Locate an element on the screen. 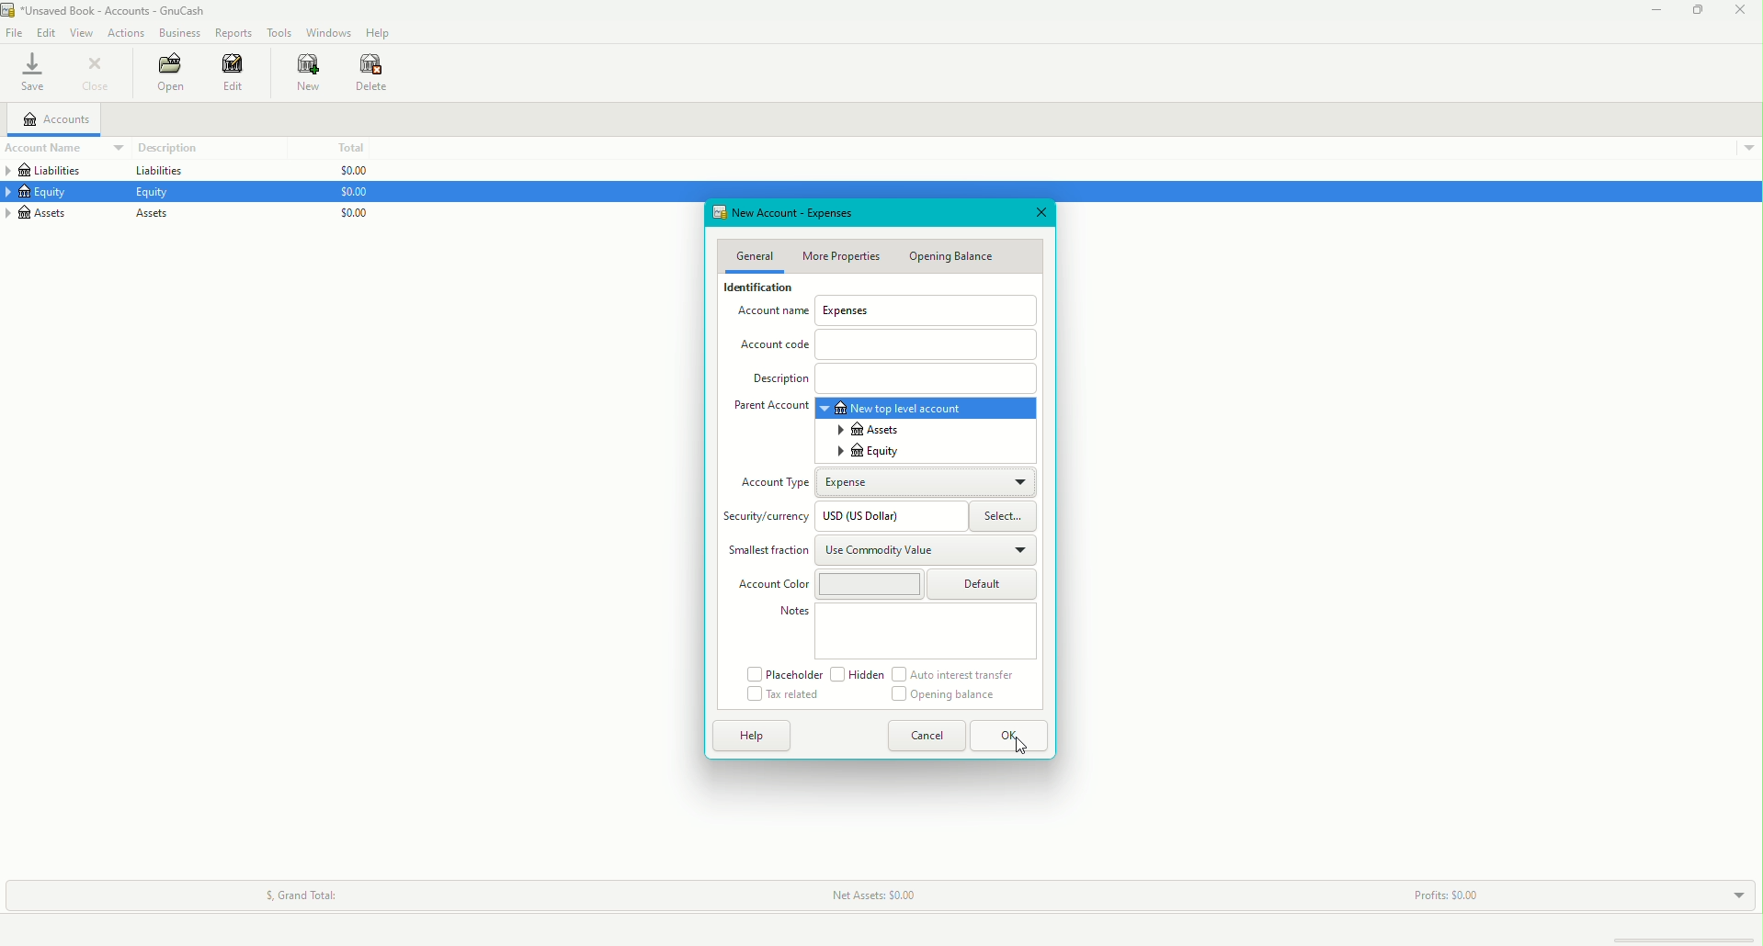 Image resolution: width=1763 pixels, height=946 pixels. Assets is located at coordinates (154, 214).